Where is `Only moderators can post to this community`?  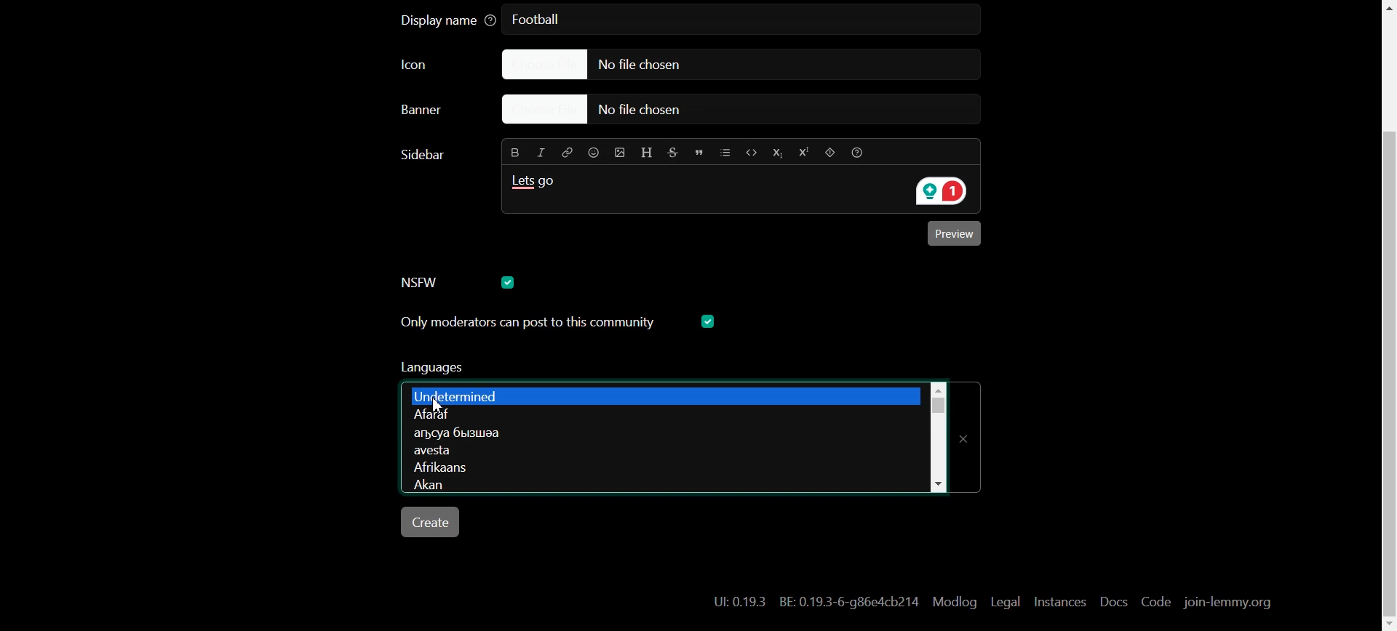 Only moderators can post to this community is located at coordinates (560, 372).